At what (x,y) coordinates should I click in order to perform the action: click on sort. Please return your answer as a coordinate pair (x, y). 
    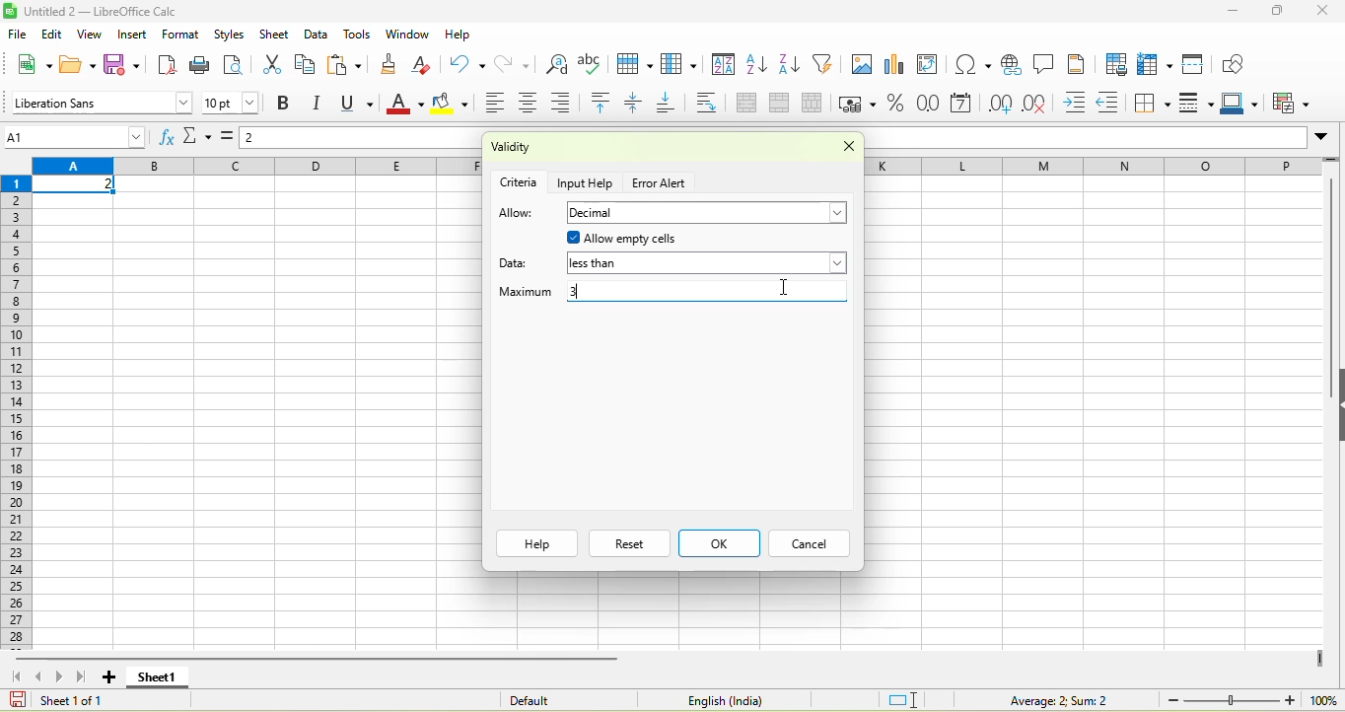
    Looking at the image, I should click on (724, 67).